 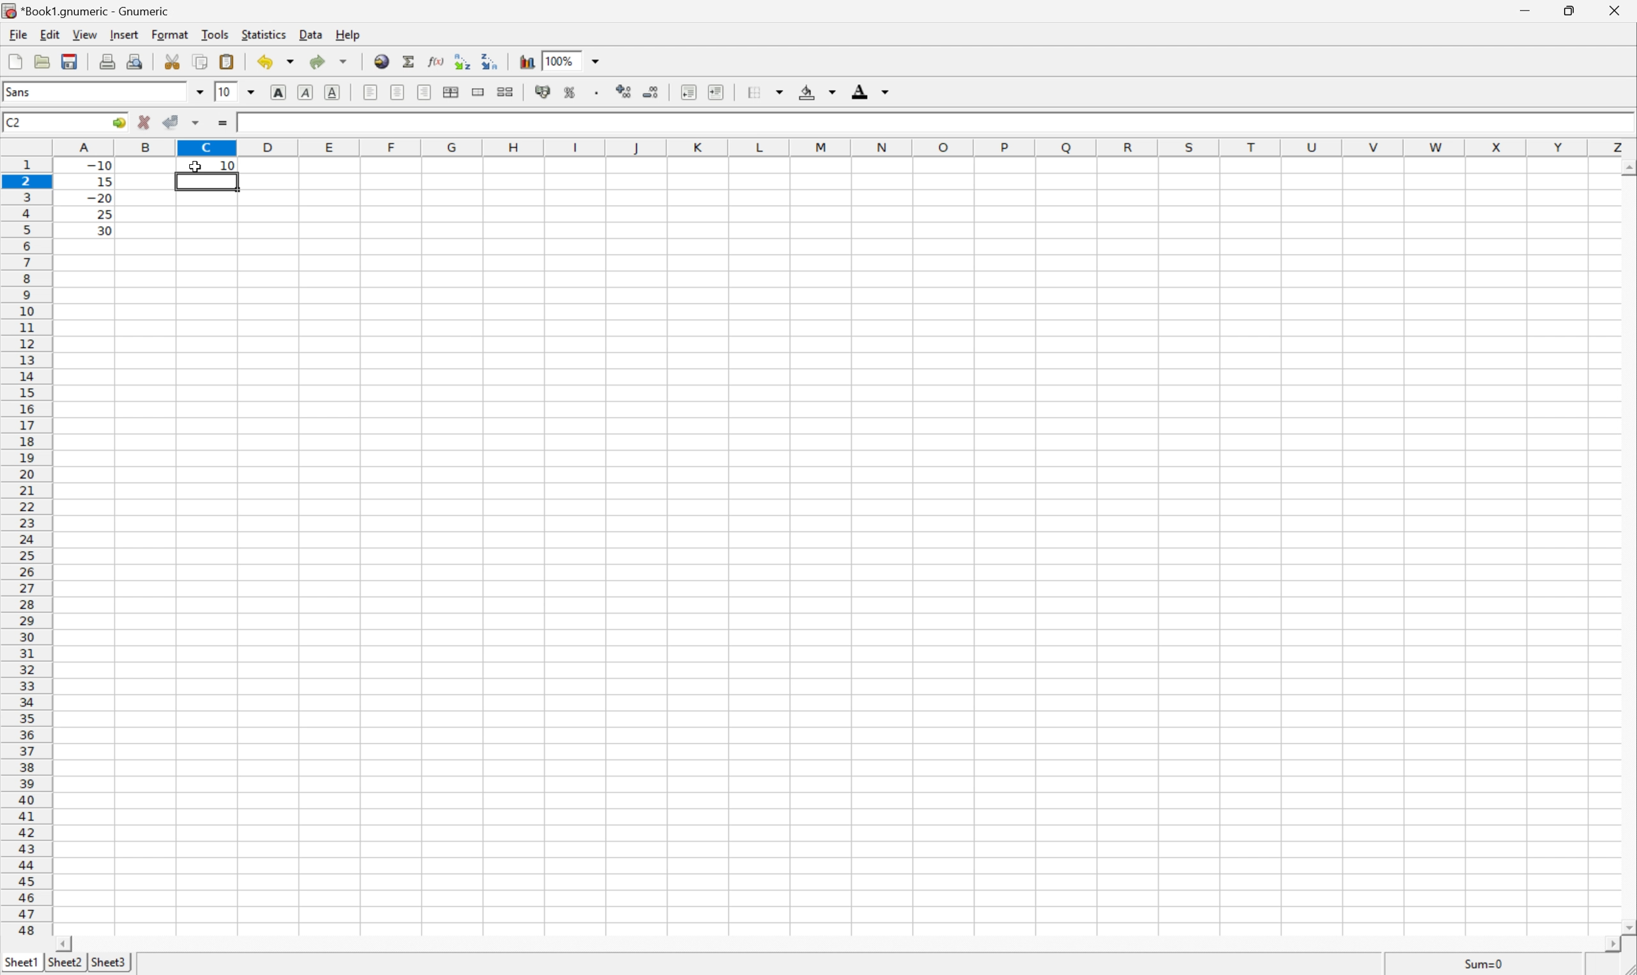 I want to click on Drop Down, so click(x=832, y=93).